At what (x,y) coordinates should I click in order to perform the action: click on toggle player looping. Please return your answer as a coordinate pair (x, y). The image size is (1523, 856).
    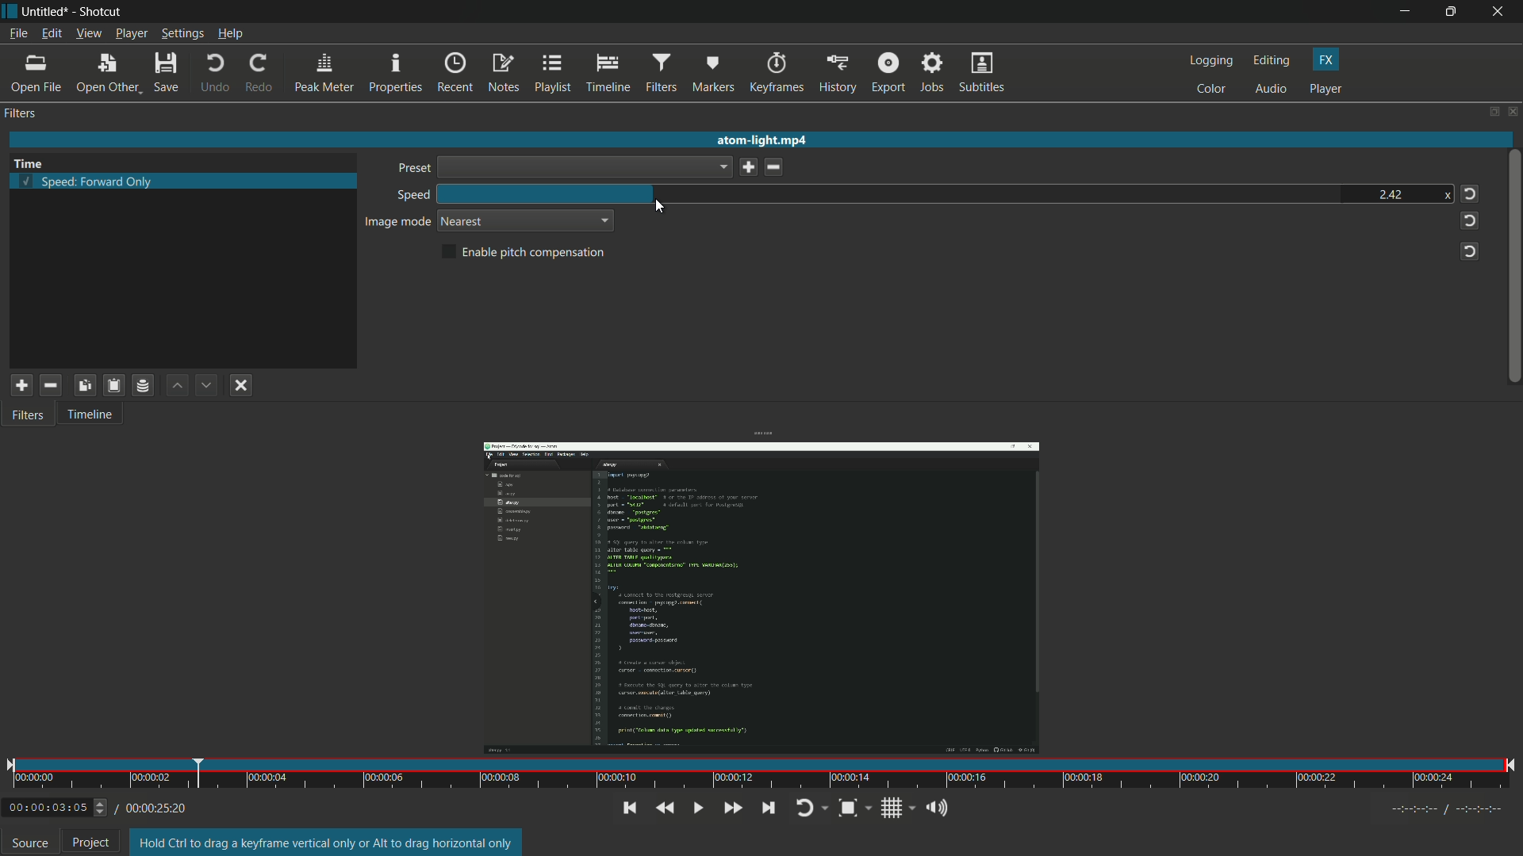
    Looking at the image, I should click on (811, 808).